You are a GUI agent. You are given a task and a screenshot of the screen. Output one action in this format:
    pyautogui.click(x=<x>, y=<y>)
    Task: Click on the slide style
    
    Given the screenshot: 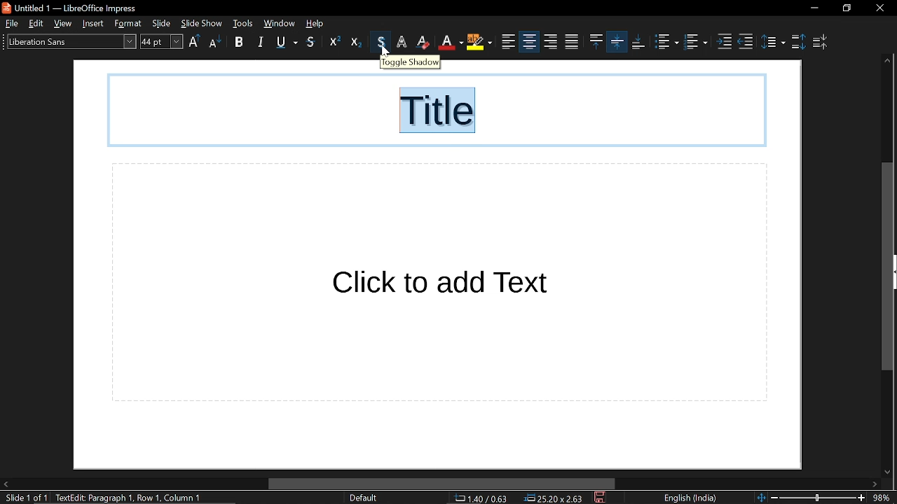 What is the action you would take?
    pyautogui.click(x=363, y=498)
    